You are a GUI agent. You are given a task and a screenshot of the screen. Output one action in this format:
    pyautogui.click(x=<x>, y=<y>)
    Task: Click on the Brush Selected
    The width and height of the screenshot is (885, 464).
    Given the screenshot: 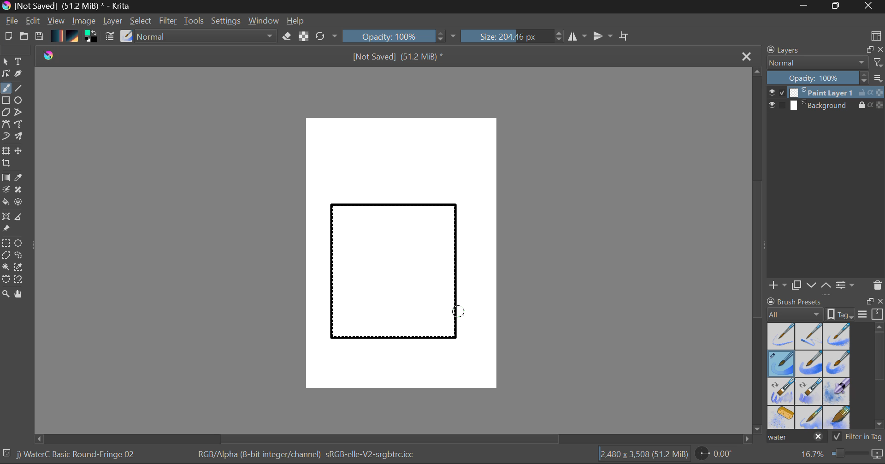 What is the action you would take?
    pyautogui.click(x=782, y=364)
    